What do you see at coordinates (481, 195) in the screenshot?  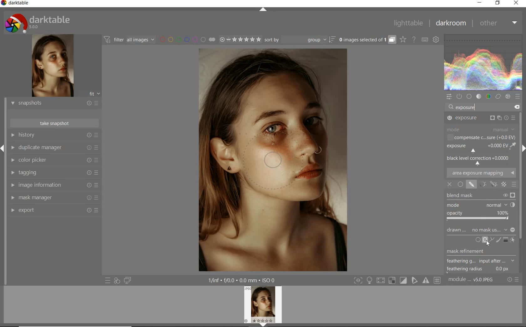 I see `BLEND MASK` at bounding box center [481, 195].